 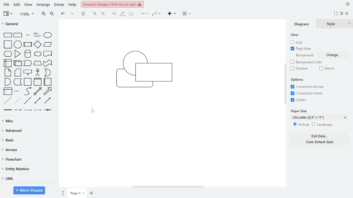 I want to click on trapezoid, so click(x=38, y=64).